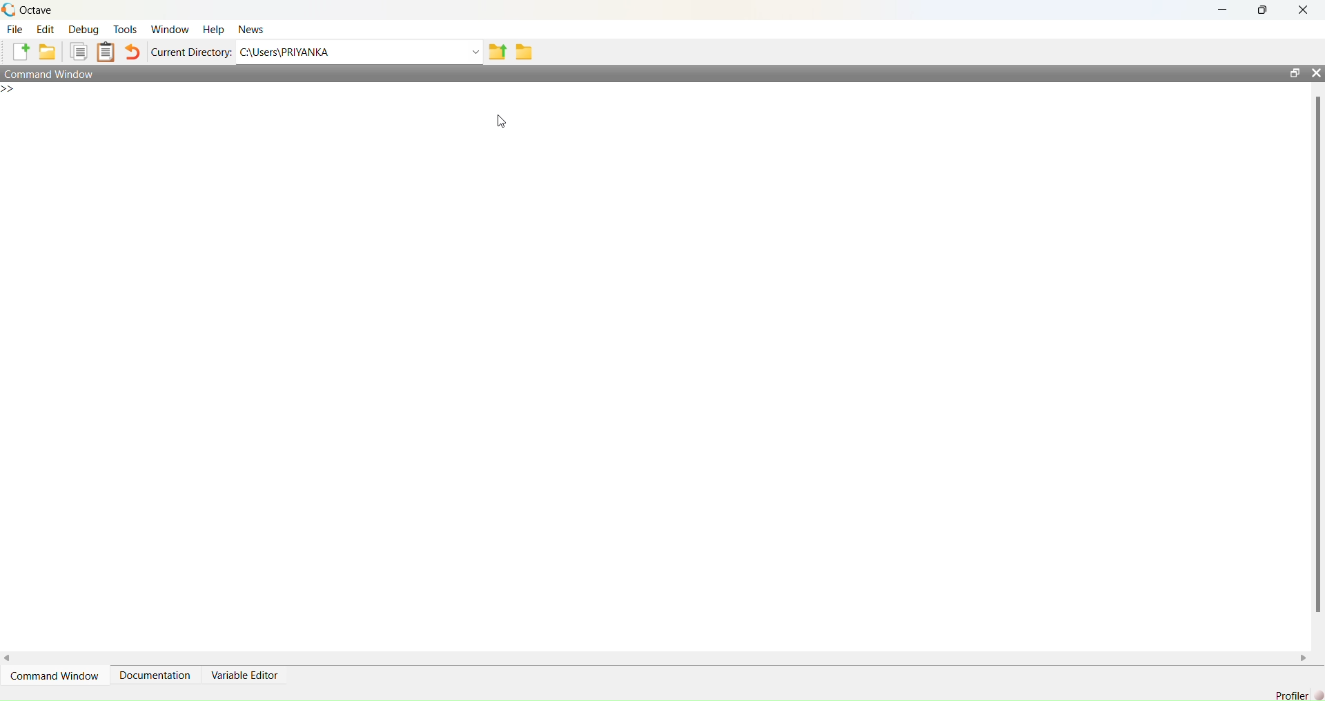 The height and width of the screenshot is (701, 1325). Describe the element at coordinates (8, 658) in the screenshot. I see `scroll left` at that location.